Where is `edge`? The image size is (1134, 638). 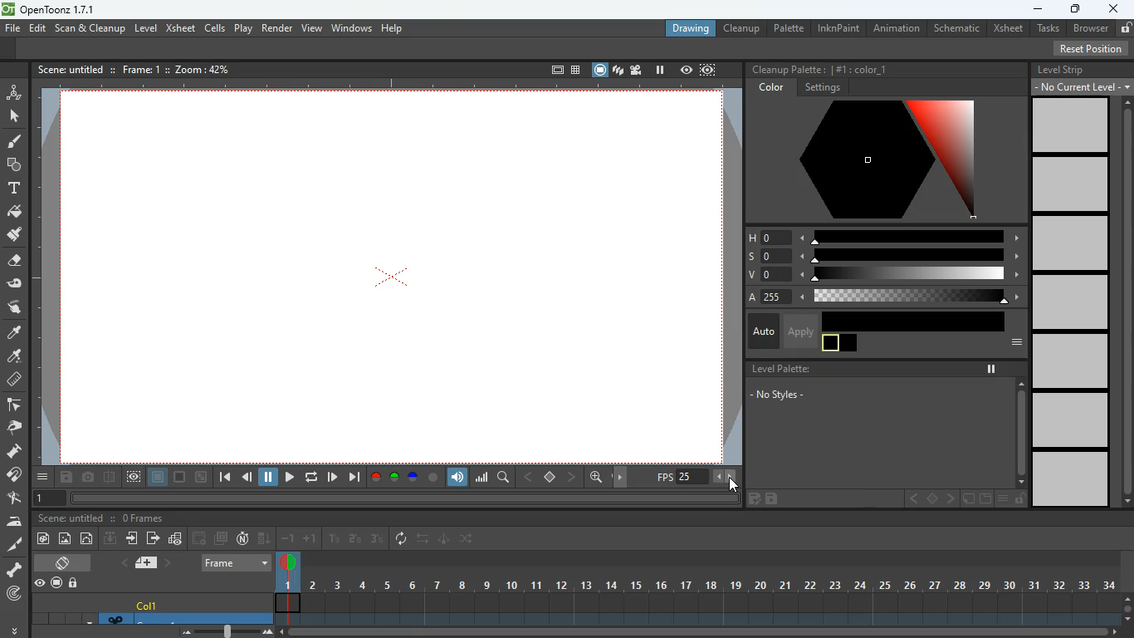
edge is located at coordinates (12, 406).